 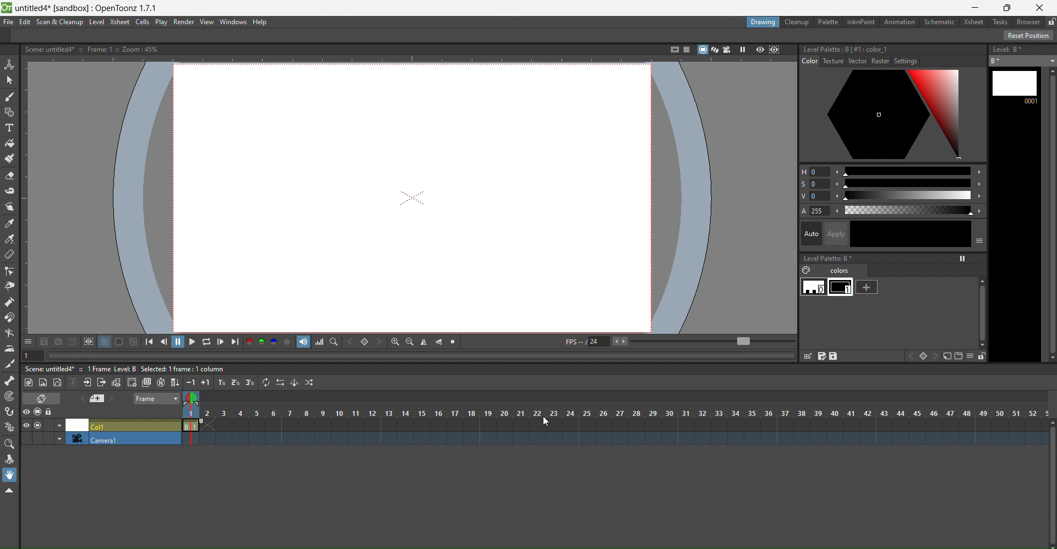 What do you see at coordinates (132, 382) in the screenshot?
I see `create blank drawing` at bounding box center [132, 382].